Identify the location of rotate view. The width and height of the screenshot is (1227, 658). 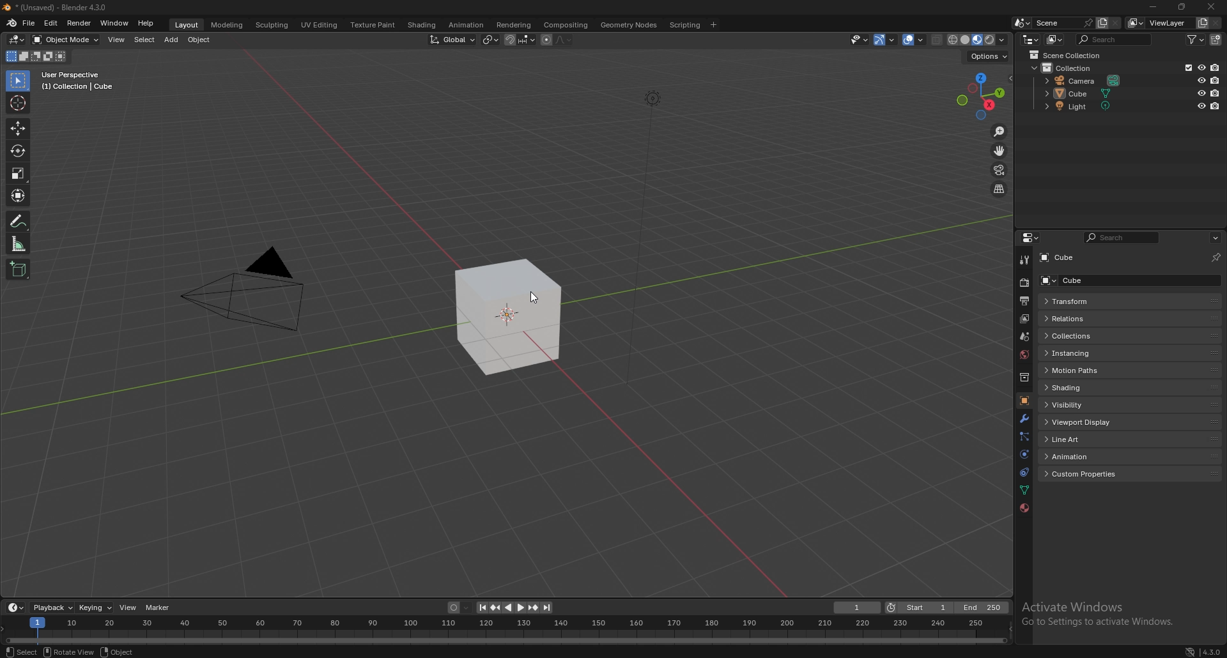
(68, 652).